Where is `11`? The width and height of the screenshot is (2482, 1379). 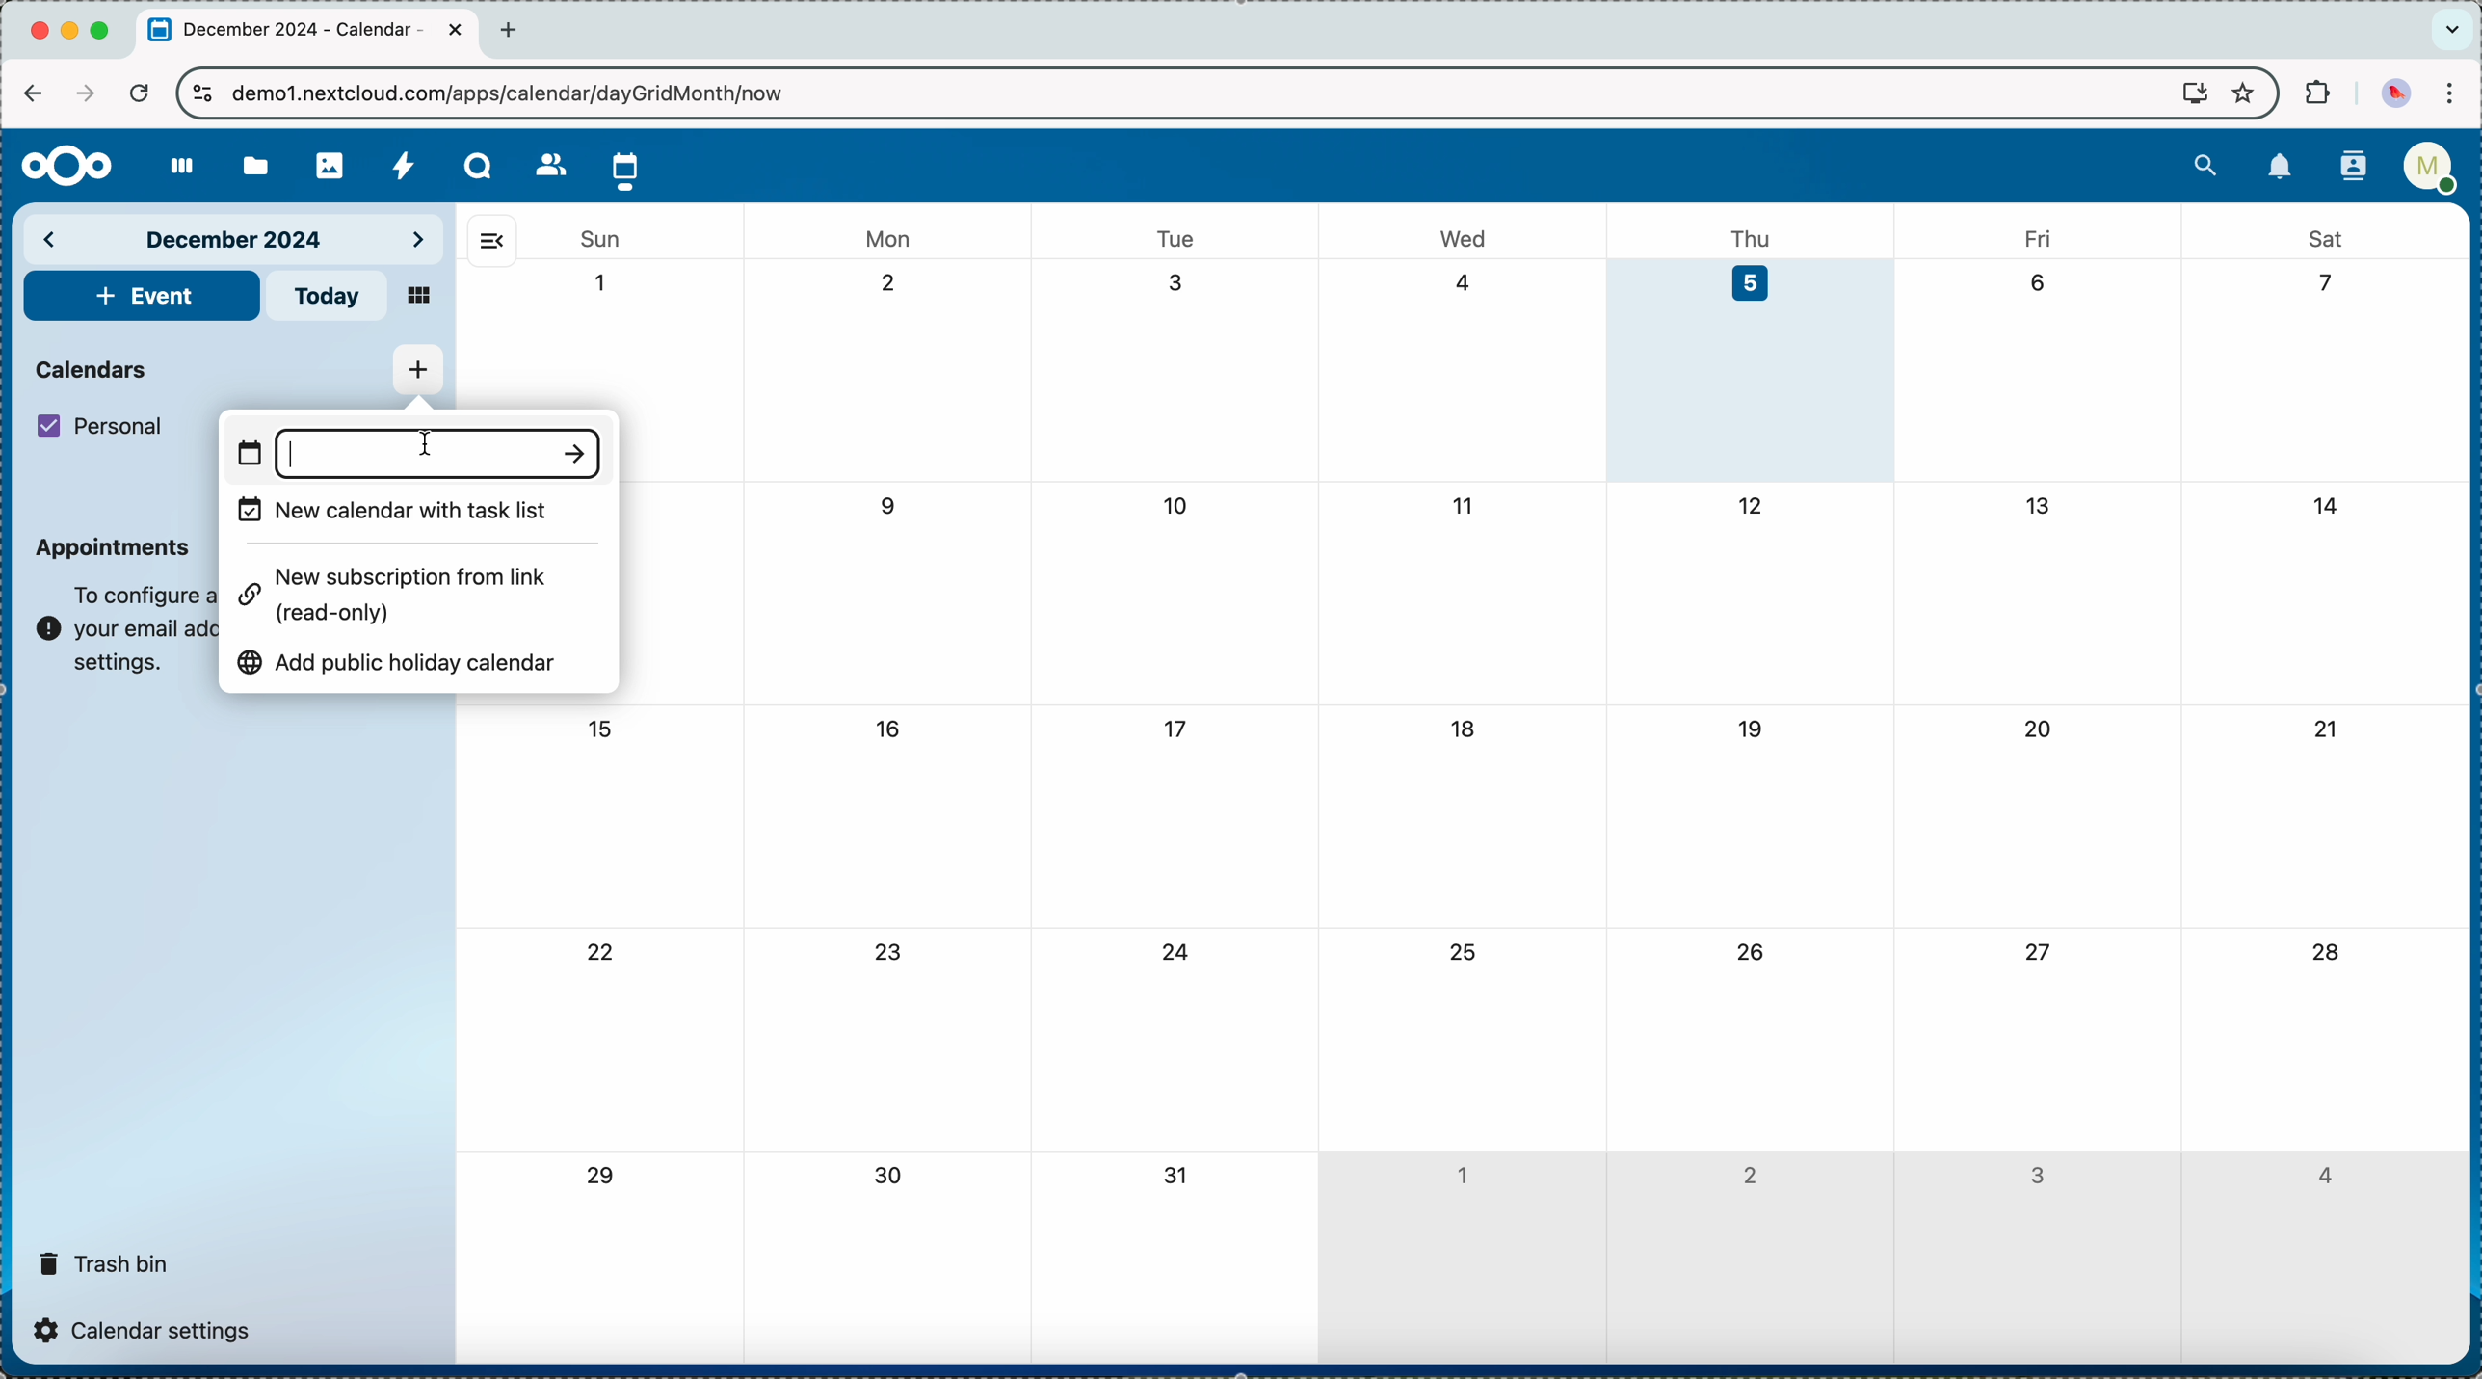 11 is located at coordinates (1460, 504).